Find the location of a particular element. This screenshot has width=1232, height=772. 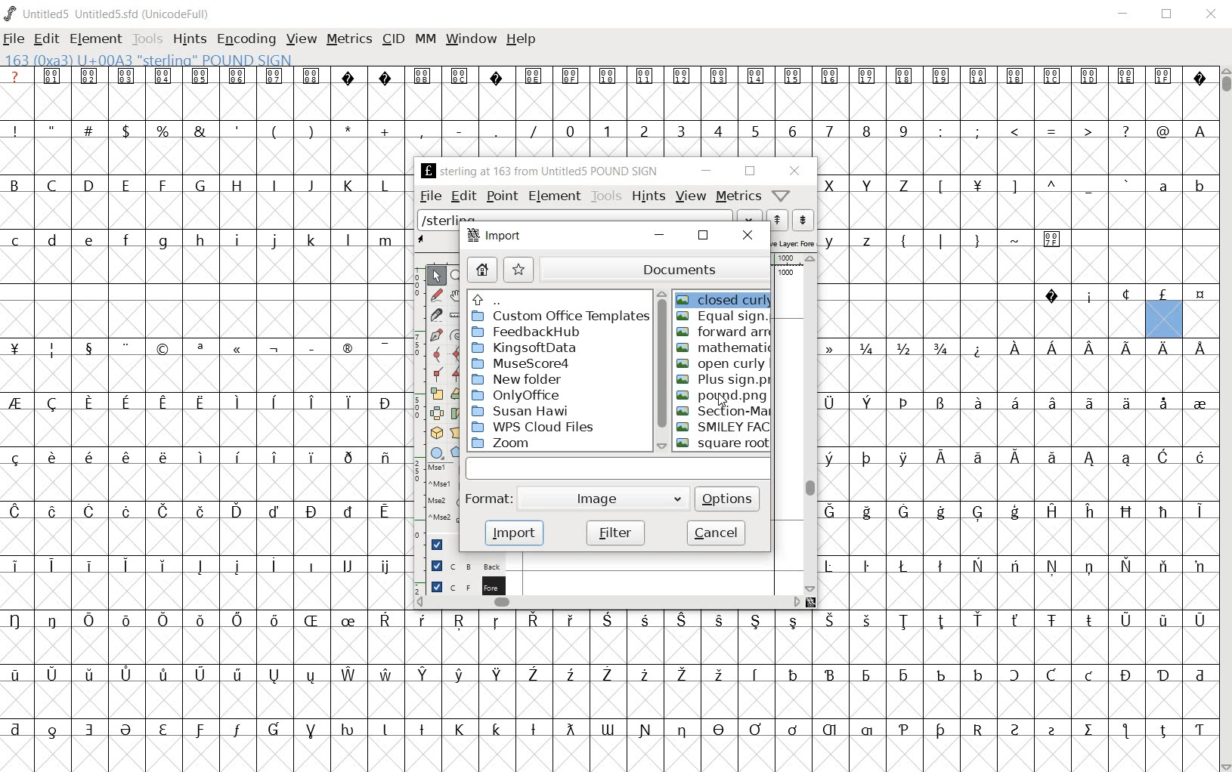

Symbol is located at coordinates (1051, 510).